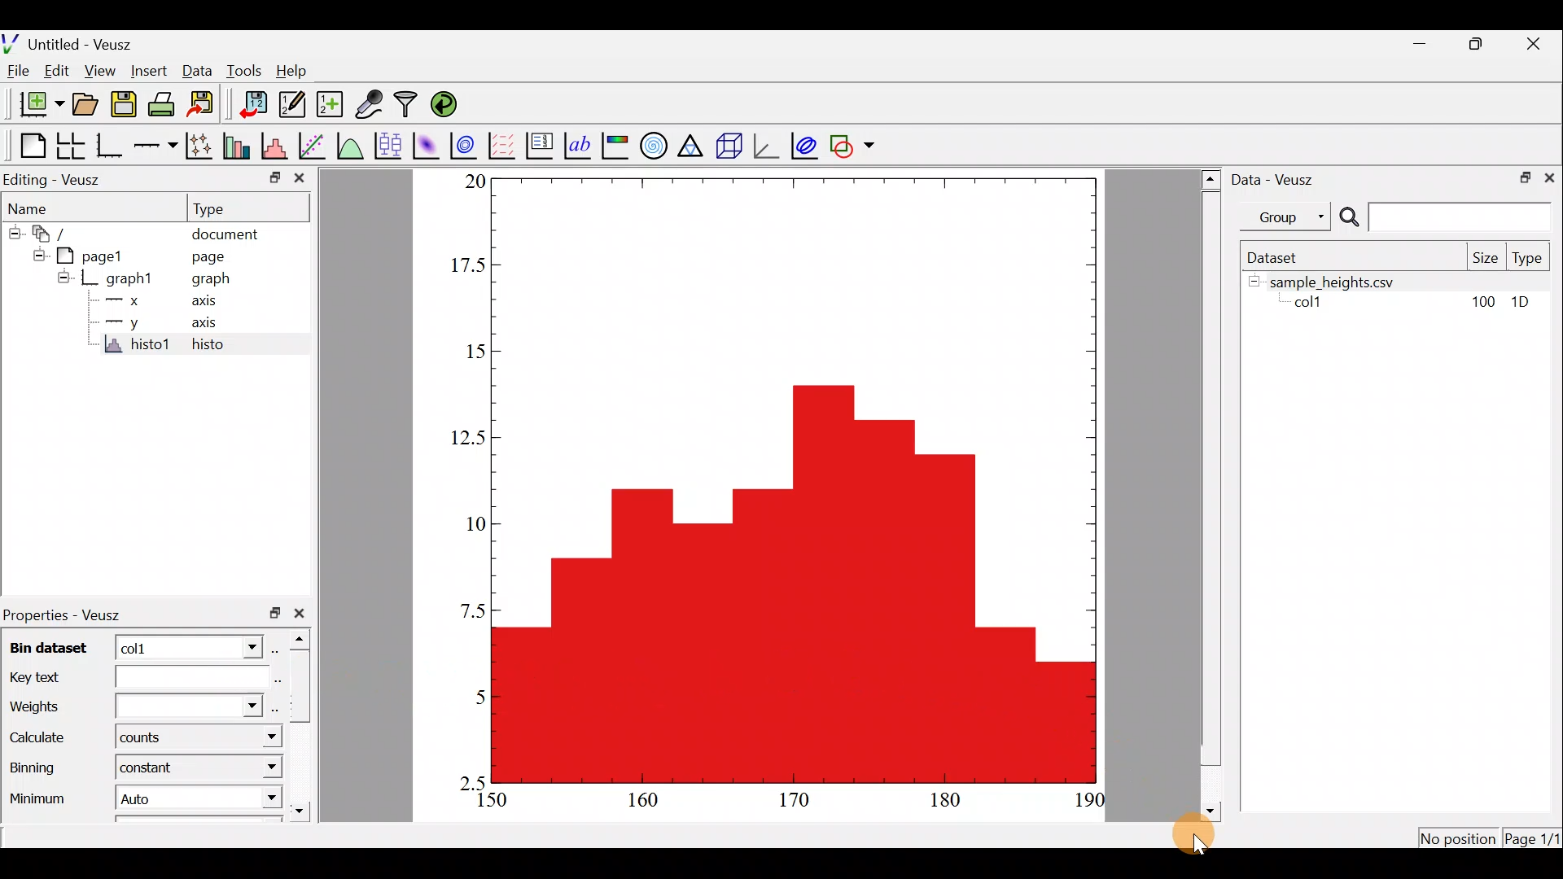 The image size is (1563, 879). Describe the element at coordinates (251, 103) in the screenshot. I see `import data into Veusz` at that location.